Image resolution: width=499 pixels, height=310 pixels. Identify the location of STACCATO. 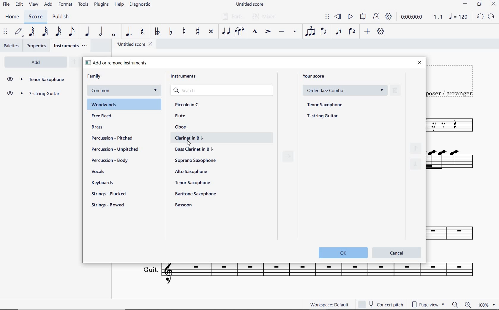
(295, 32).